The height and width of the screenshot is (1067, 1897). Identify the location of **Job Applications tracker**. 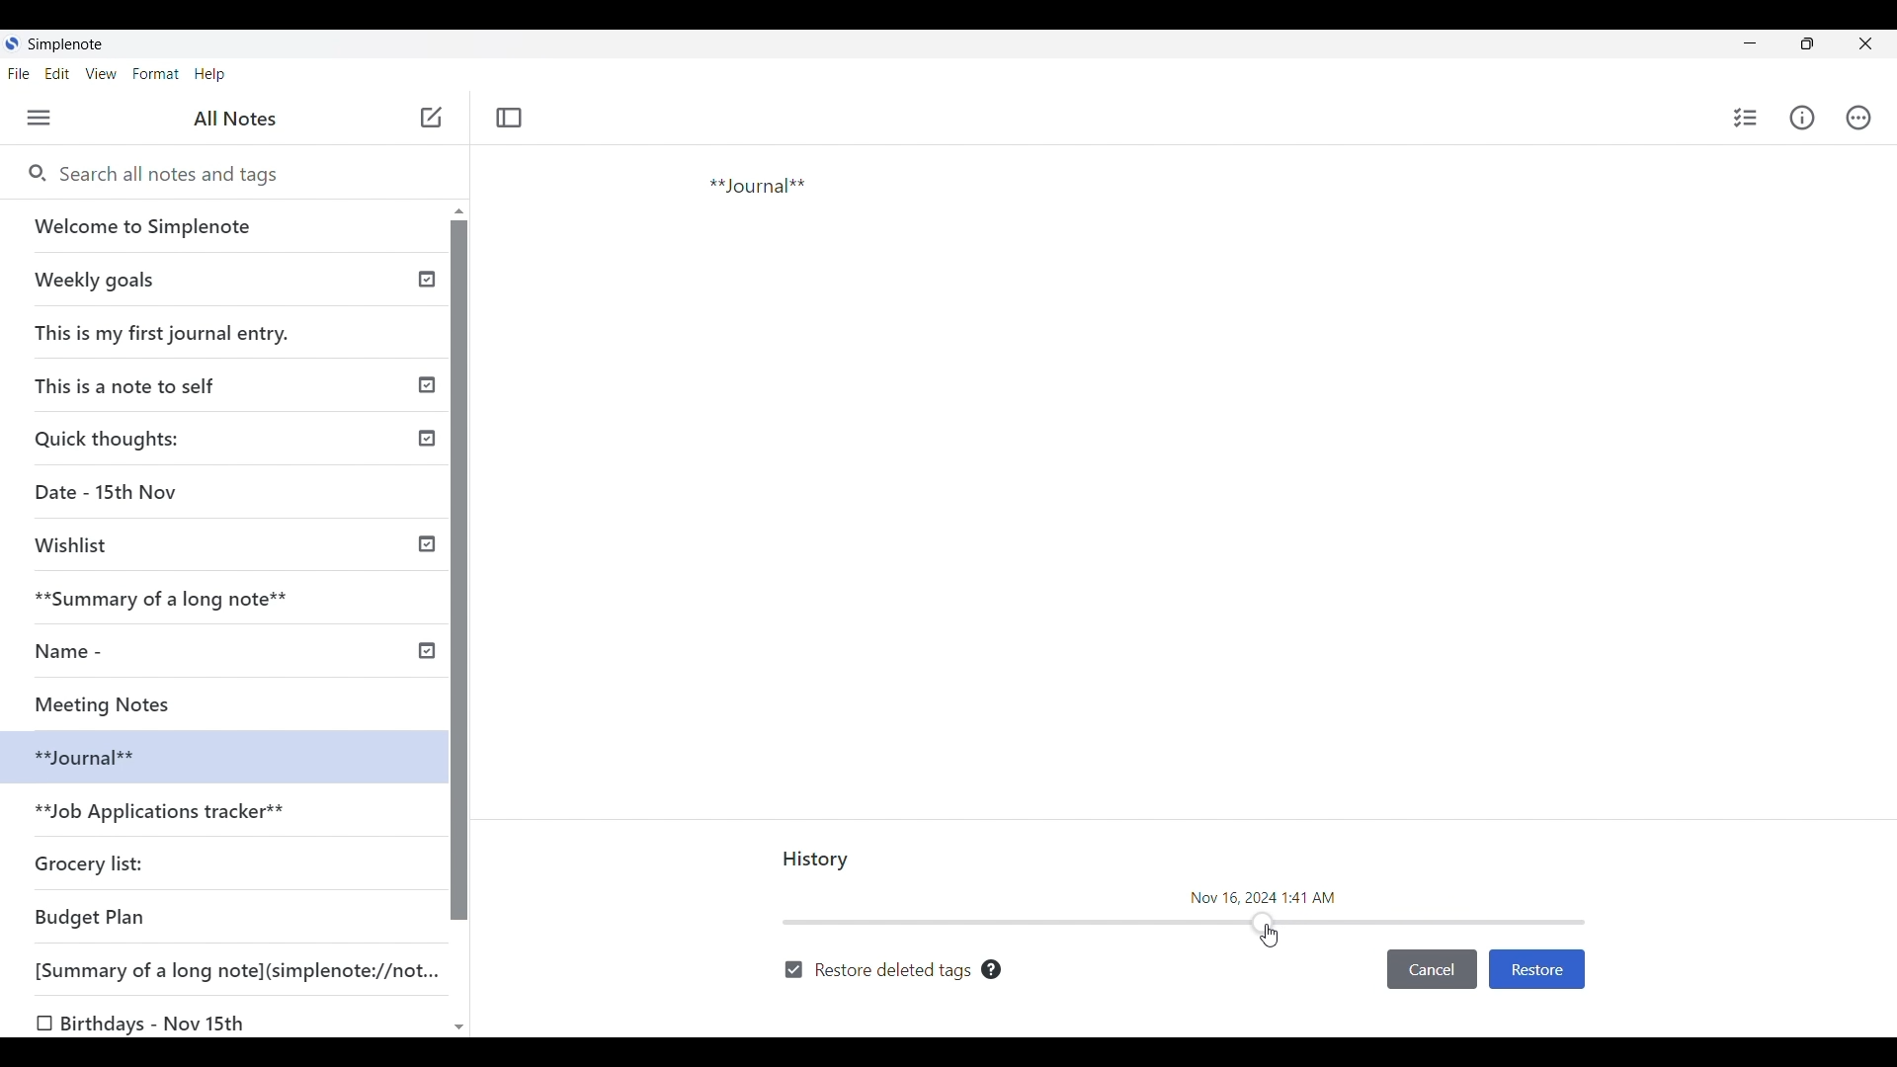
(164, 813).